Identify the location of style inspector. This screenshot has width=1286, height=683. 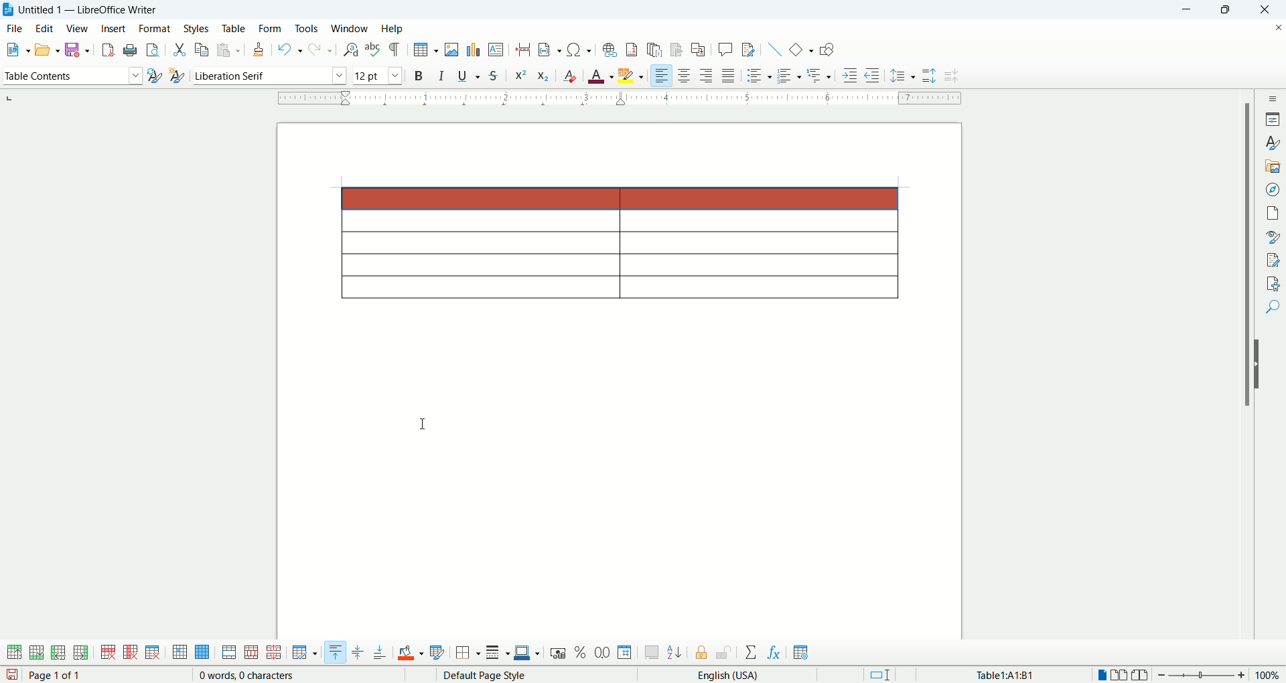
(1273, 236).